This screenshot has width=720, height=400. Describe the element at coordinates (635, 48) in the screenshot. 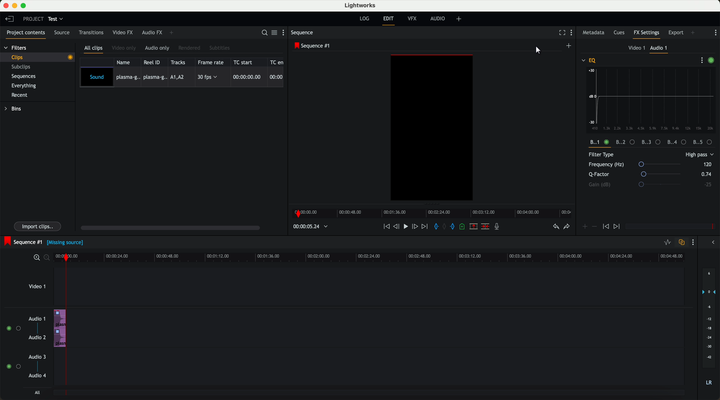

I see `video 1` at that location.